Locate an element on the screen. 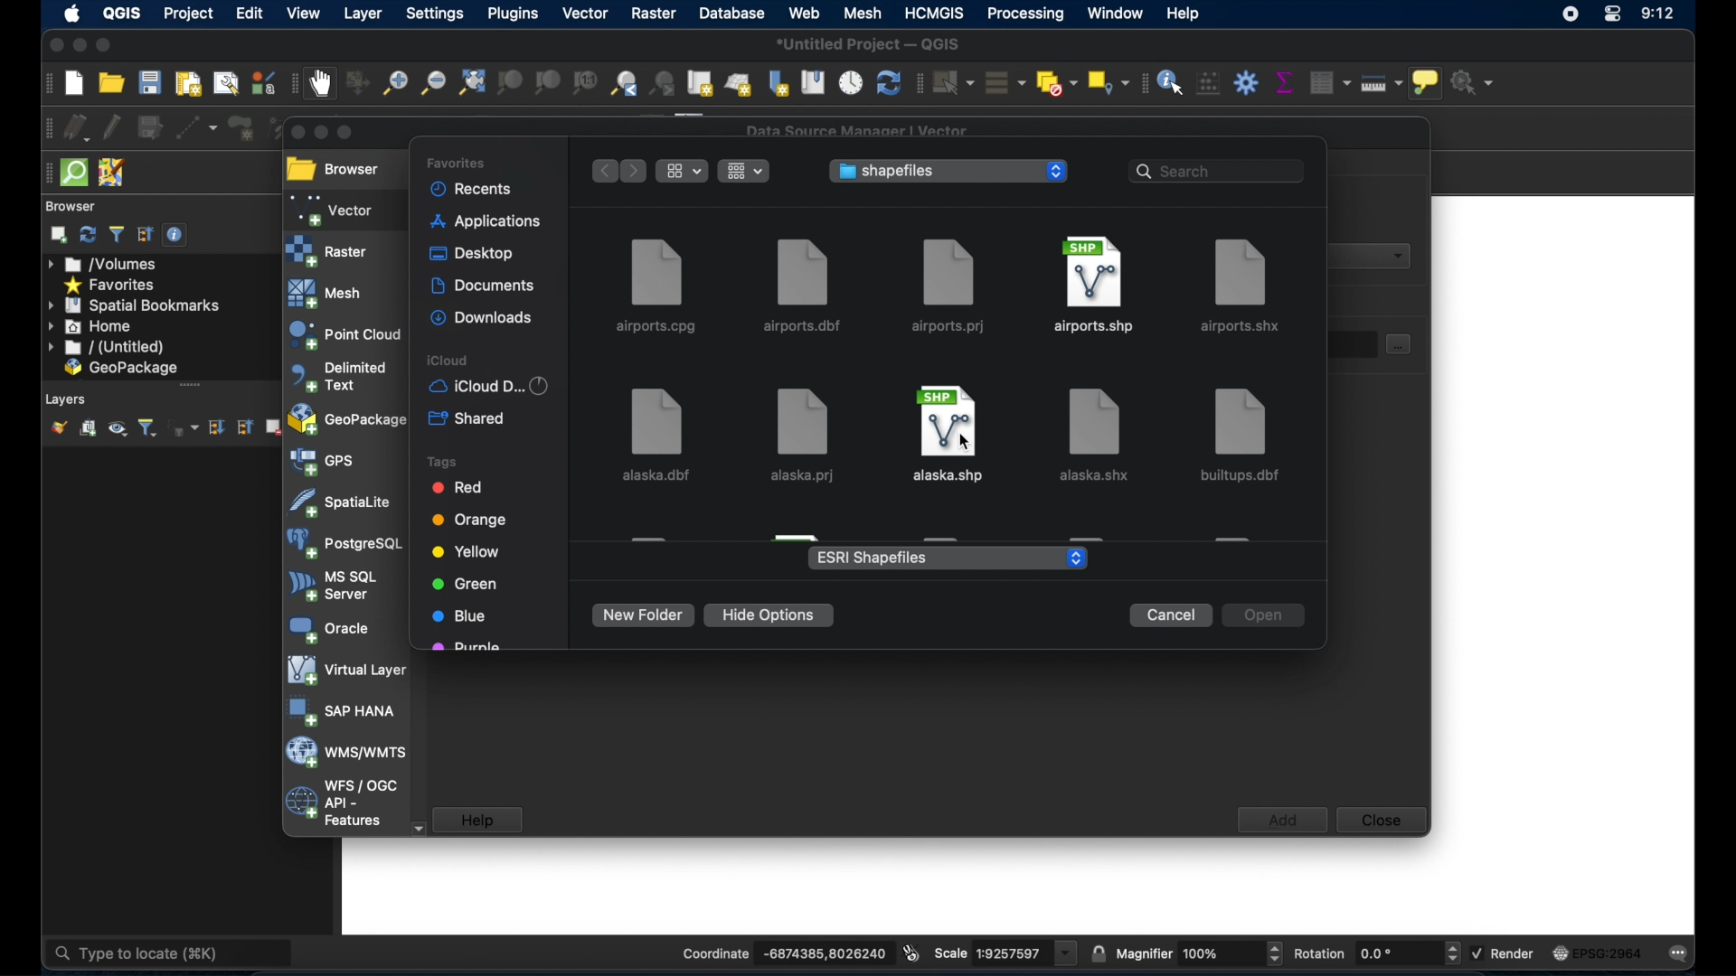 This screenshot has height=976, width=1736. change the item grouping is located at coordinates (744, 171).